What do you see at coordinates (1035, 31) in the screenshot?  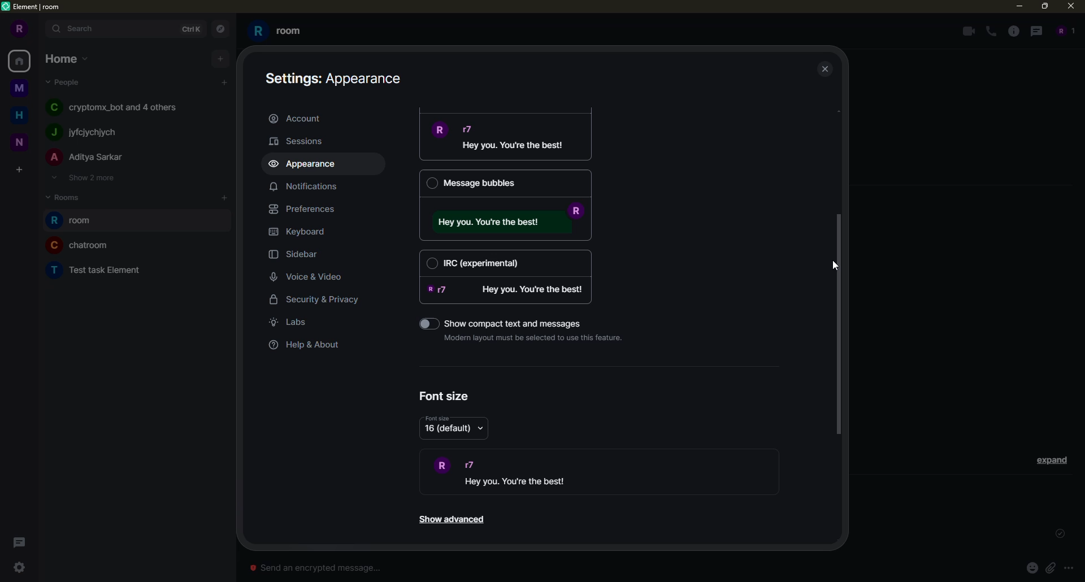 I see `threads` at bounding box center [1035, 31].